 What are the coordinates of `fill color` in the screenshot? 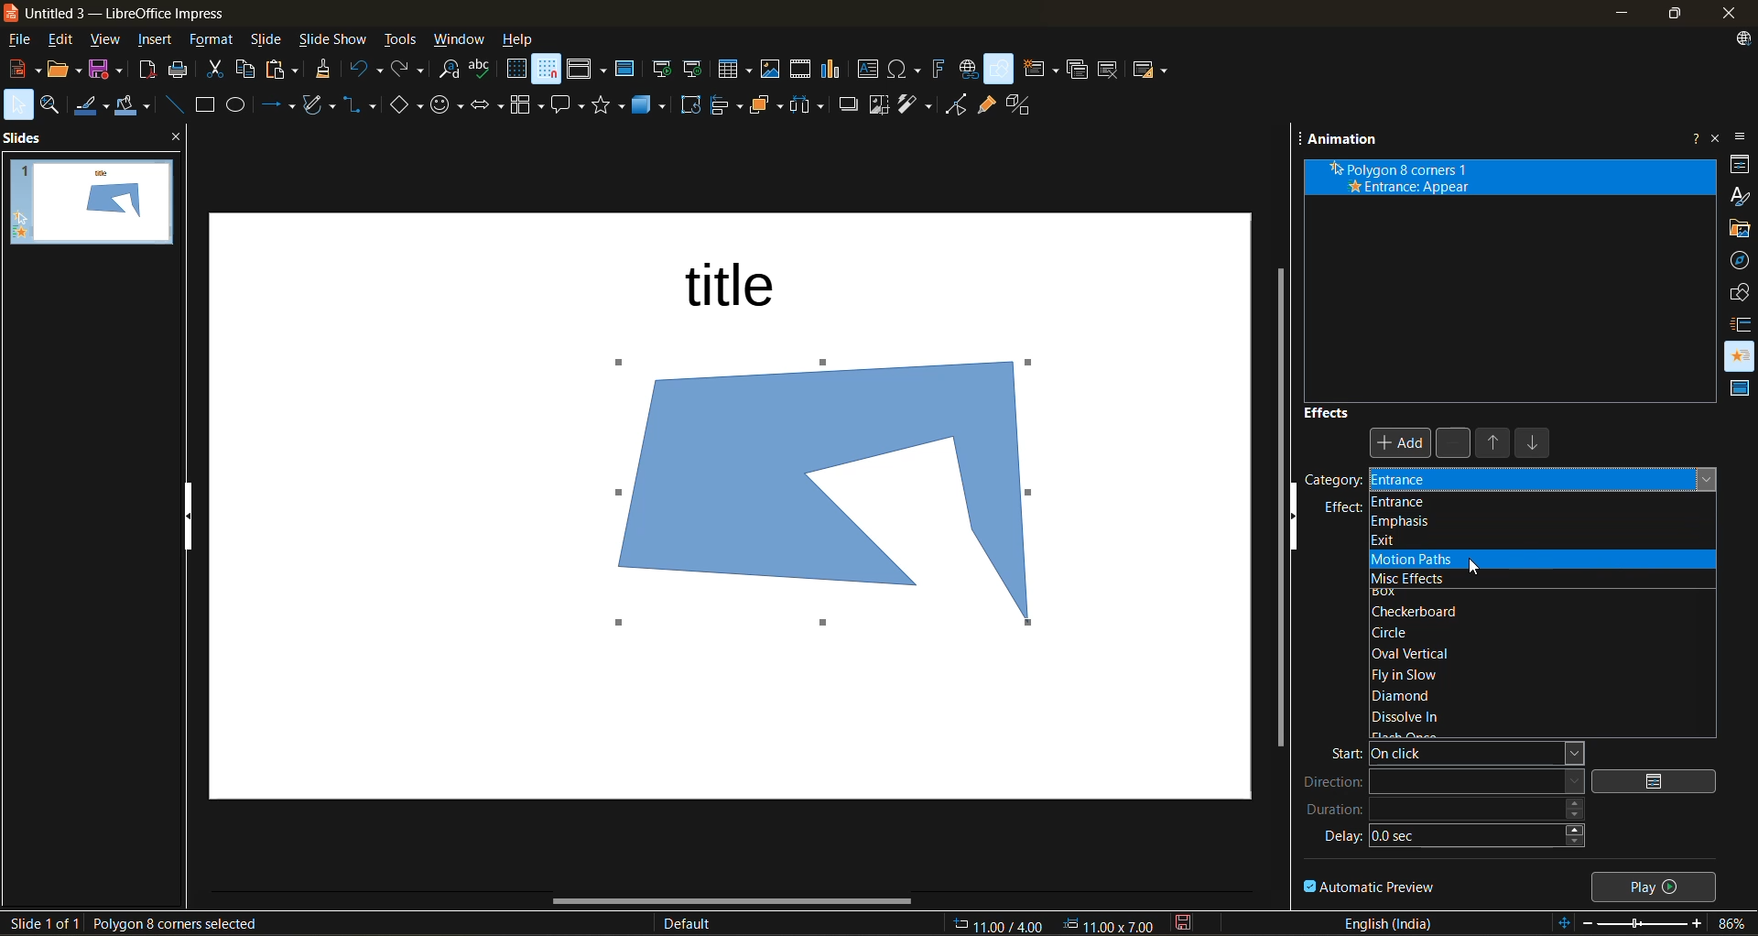 It's located at (136, 109).